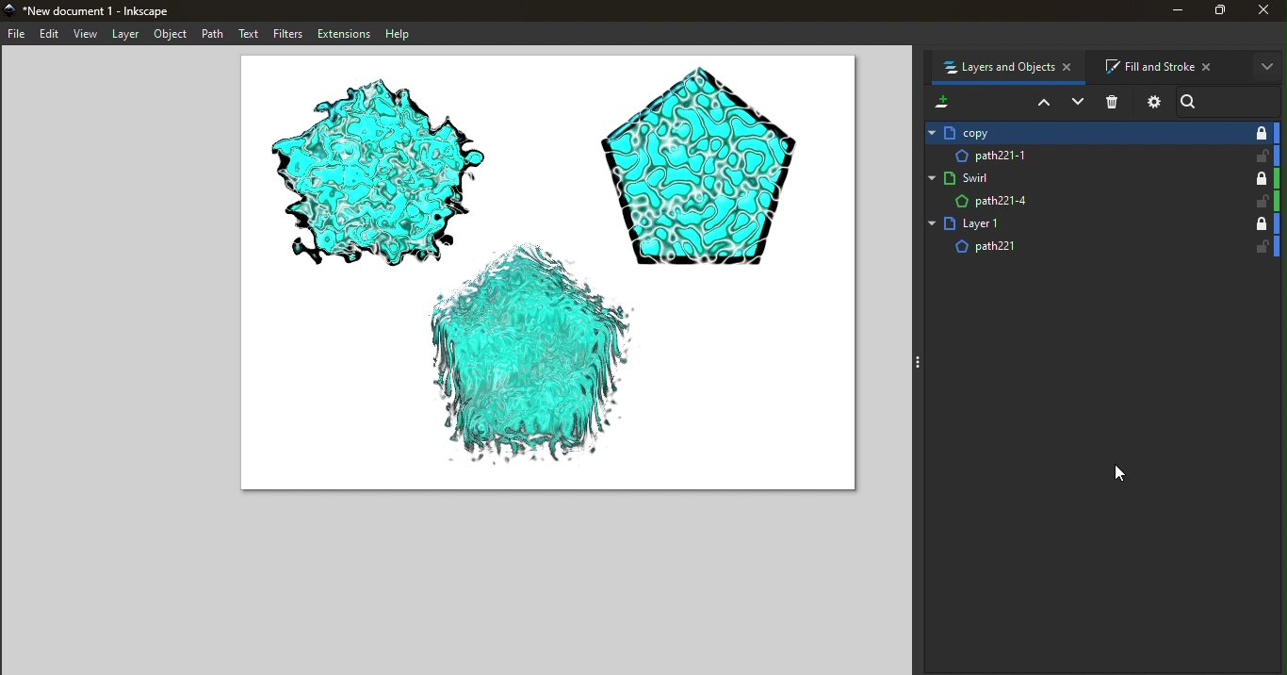  Describe the element at coordinates (1168, 13) in the screenshot. I see `Minimize` at that location.